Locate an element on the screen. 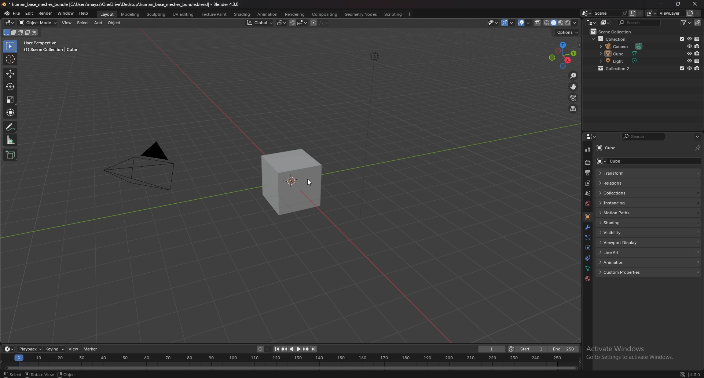  object mode is located at coordinates (37, 23).